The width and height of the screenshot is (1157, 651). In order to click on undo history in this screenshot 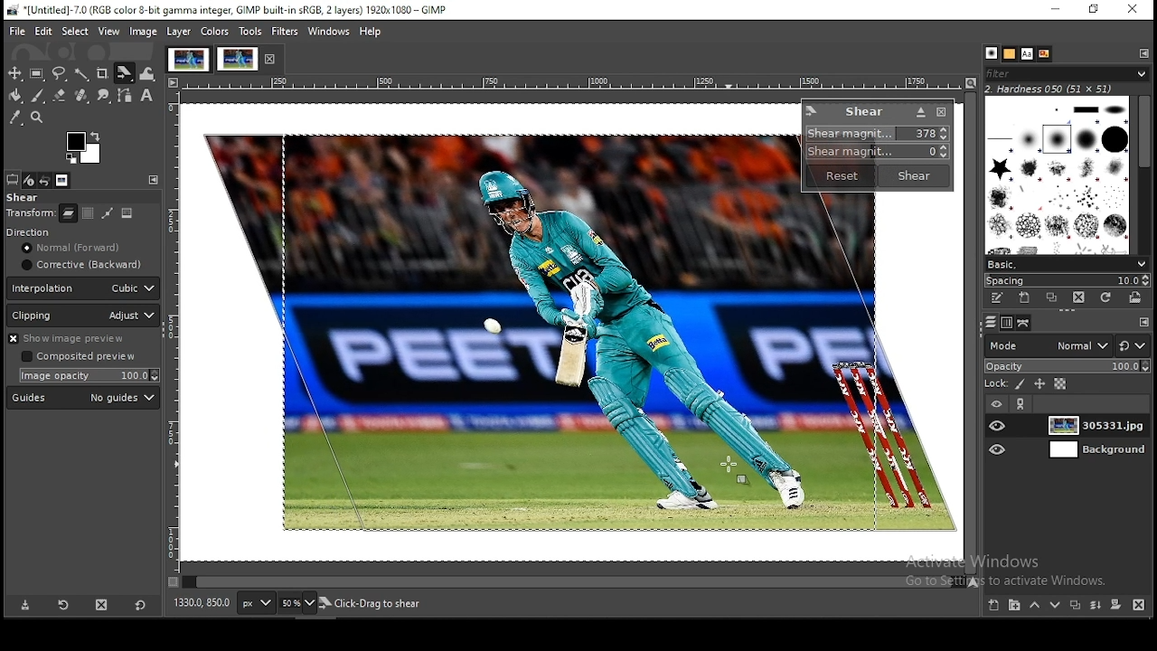, I will do `click(47, 180)`.